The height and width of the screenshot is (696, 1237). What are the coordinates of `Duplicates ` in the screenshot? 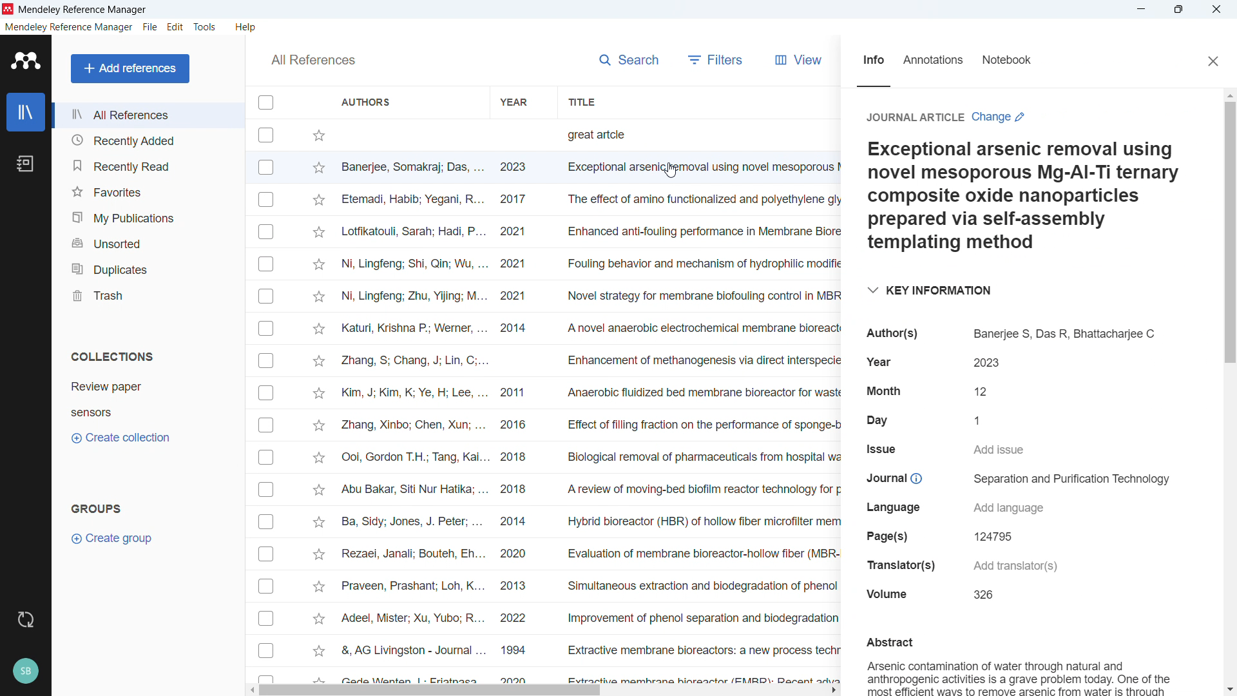 It's located at (148, 268).